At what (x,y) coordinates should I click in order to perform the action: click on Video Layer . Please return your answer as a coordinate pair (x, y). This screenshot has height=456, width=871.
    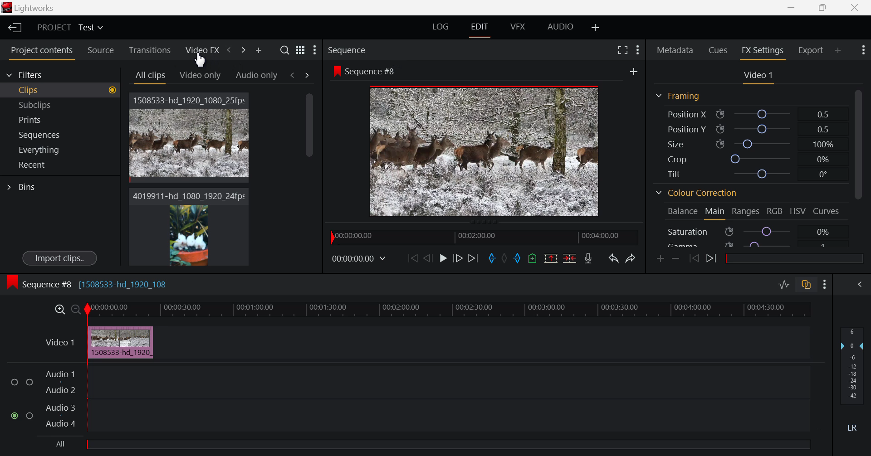
    Looking at the image, I should click on (52, 341).